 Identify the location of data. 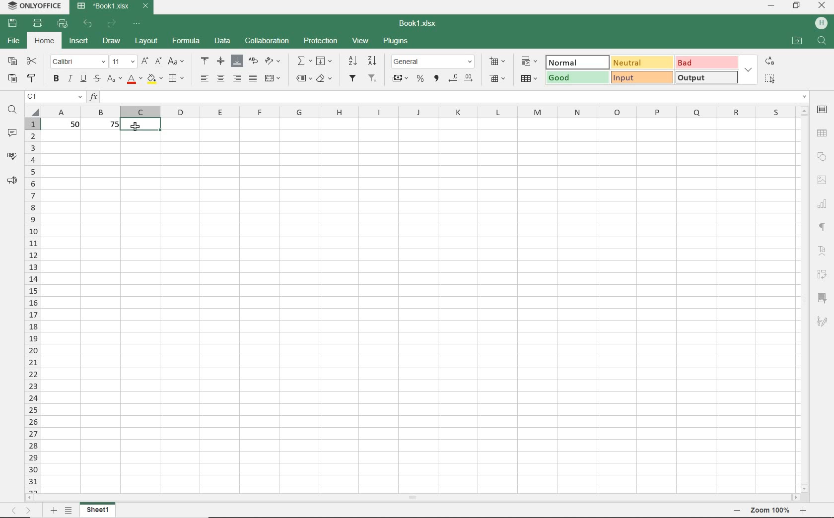
(222, 41).